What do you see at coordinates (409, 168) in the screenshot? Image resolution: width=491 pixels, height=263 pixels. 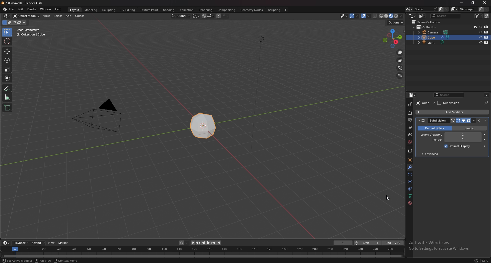 I see `modifier` at bounding box center [409, 168].